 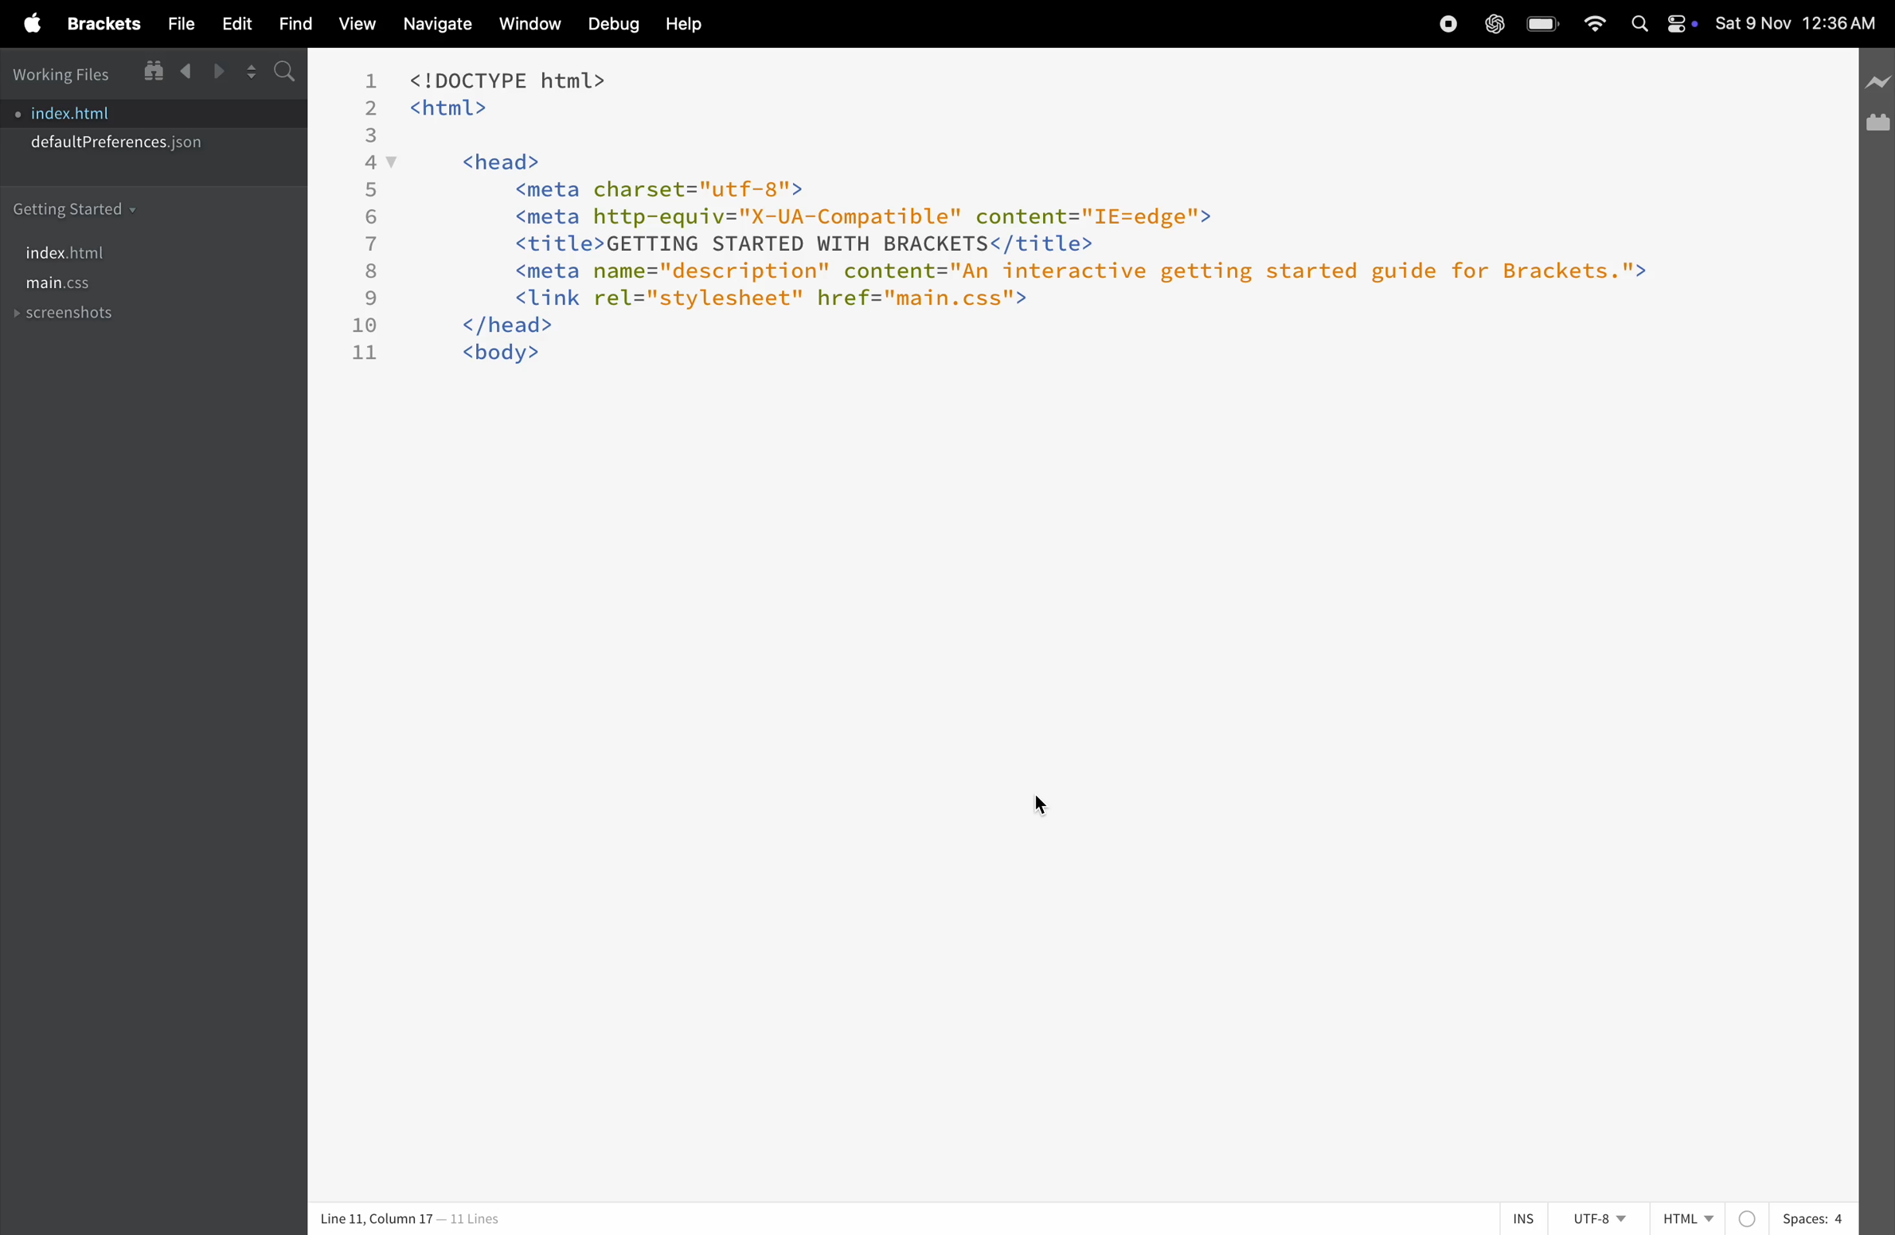 What do you see at coordinates (1494, 25) in the screenshot?
I see `chatgpt` at bounding box center [1494, 25].